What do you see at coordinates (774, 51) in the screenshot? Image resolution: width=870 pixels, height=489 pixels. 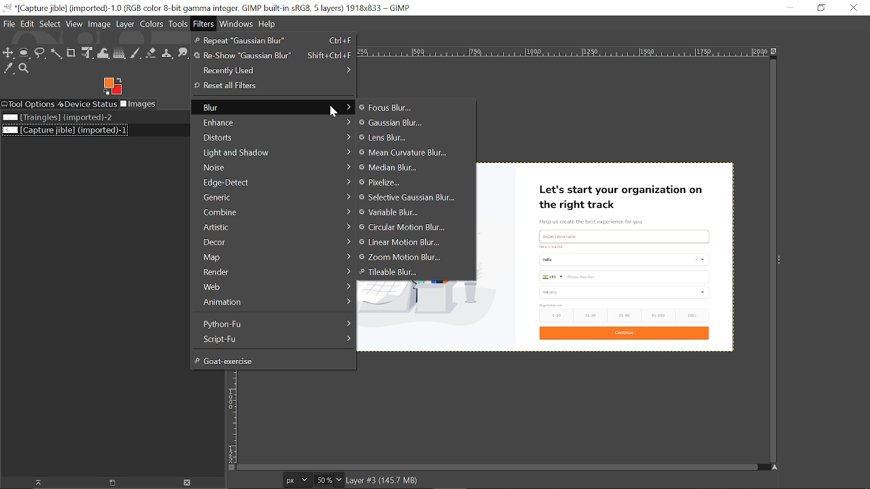 I see `Zoon image when window size changes` at bounding box center [774, 51].